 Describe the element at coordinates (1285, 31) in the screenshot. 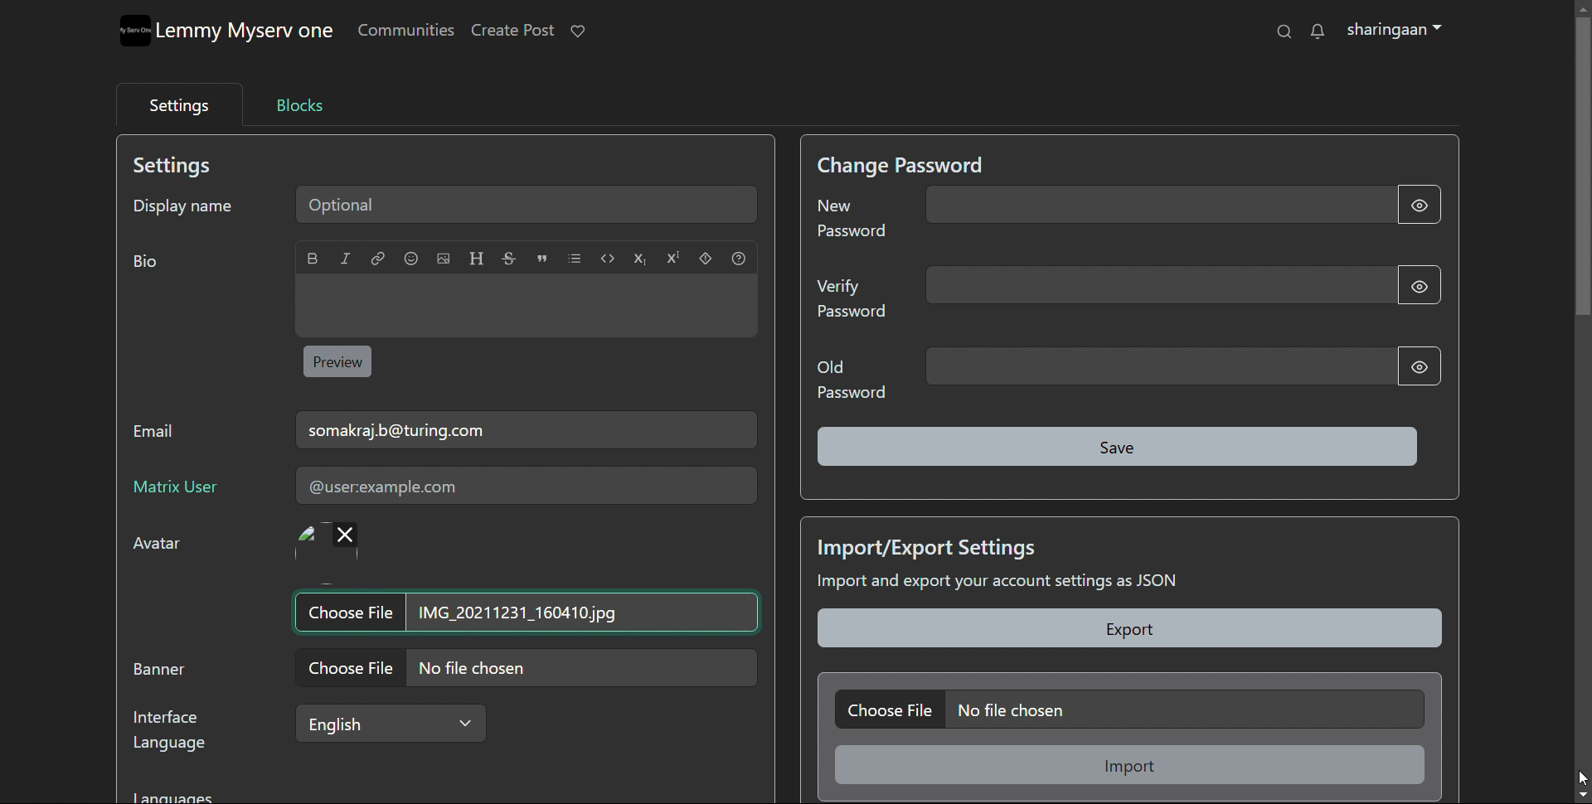

I see `search` at that location.